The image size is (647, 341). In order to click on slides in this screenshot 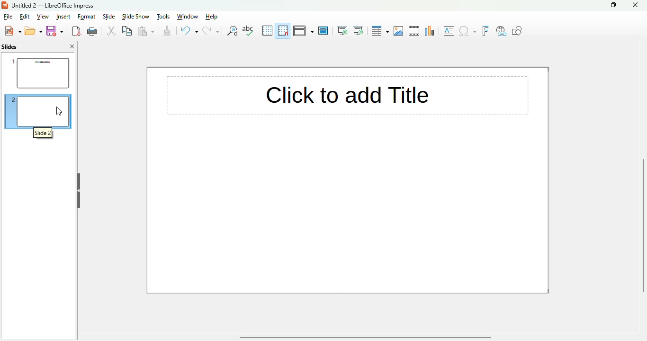, I will do `click(9, 46)`.